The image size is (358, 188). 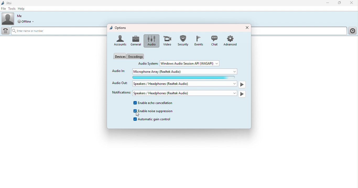 What do you see at coordinates (166, 41) in the screenshot?
I see `Video` at bounding box center [166, 41].